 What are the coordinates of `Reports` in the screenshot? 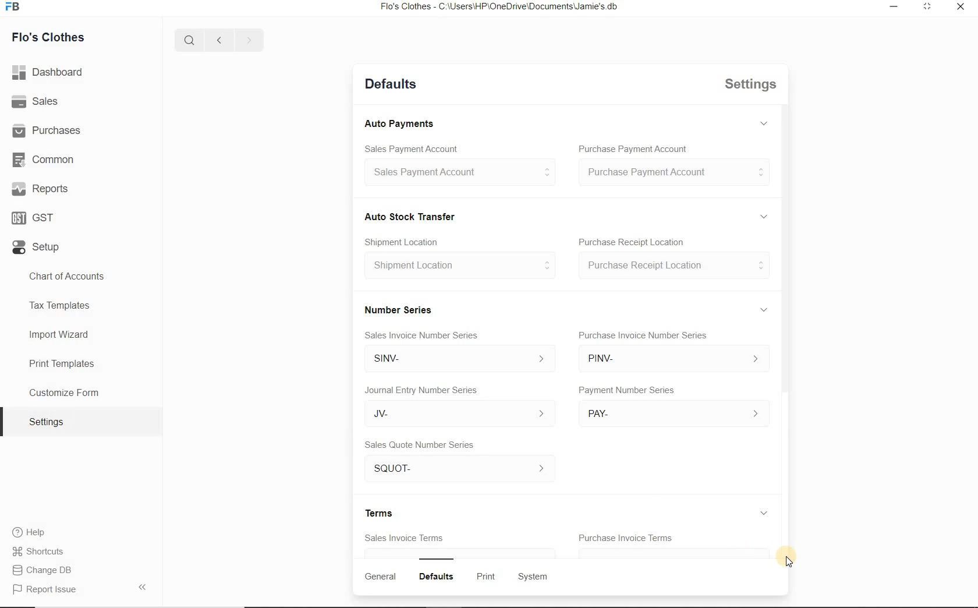 It's located at (40, 190).